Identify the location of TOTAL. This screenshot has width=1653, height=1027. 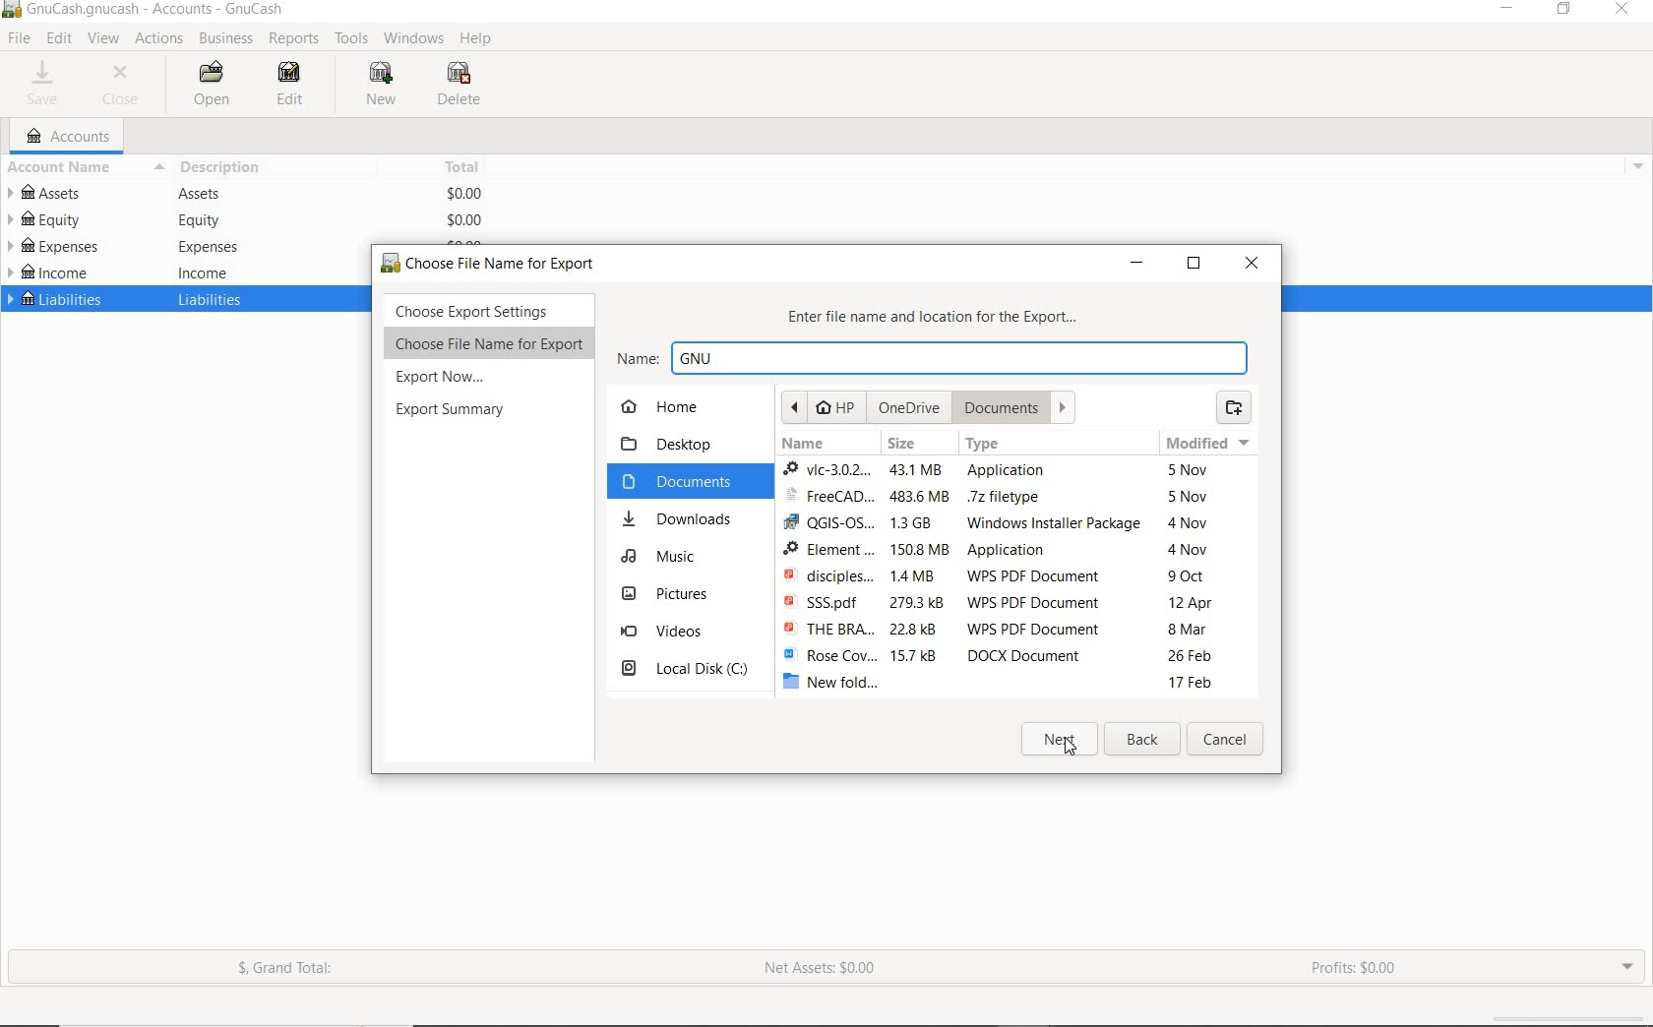
(465, 166).